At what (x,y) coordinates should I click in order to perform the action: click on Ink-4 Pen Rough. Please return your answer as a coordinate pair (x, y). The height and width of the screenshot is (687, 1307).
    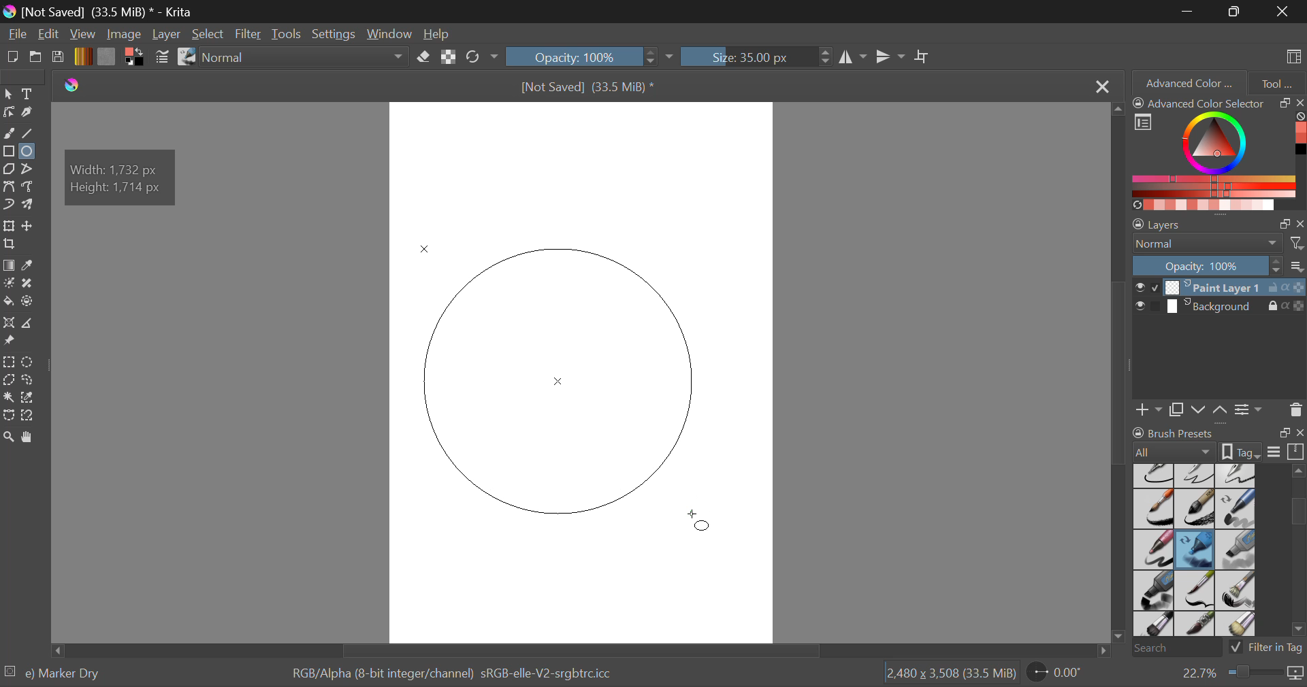
    Looking at the image, I should click on (1236, 475).